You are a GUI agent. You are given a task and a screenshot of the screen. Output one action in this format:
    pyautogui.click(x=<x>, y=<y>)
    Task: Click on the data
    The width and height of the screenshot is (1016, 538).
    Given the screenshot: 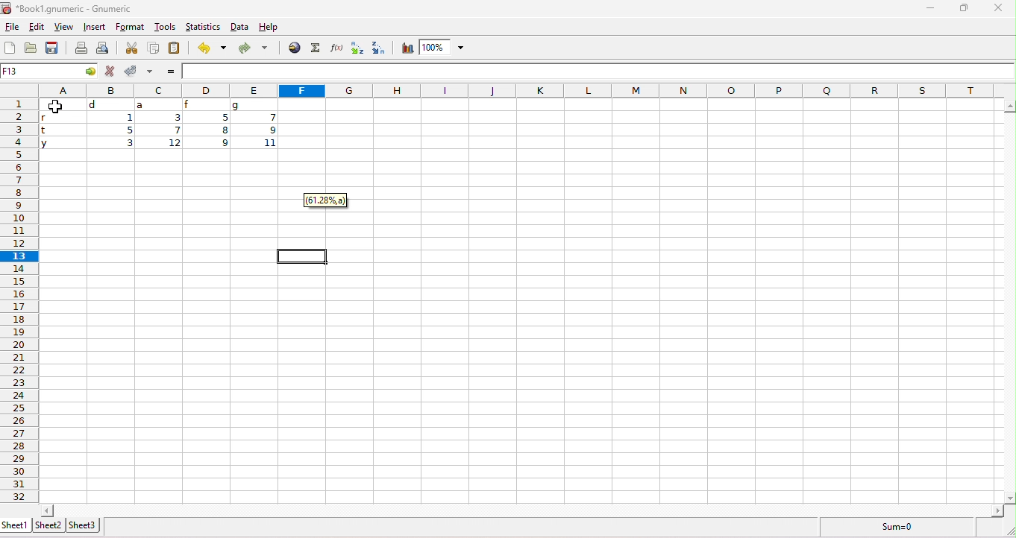 What is the action you would take?
    pyautogui.click(x=239, y=27)
    